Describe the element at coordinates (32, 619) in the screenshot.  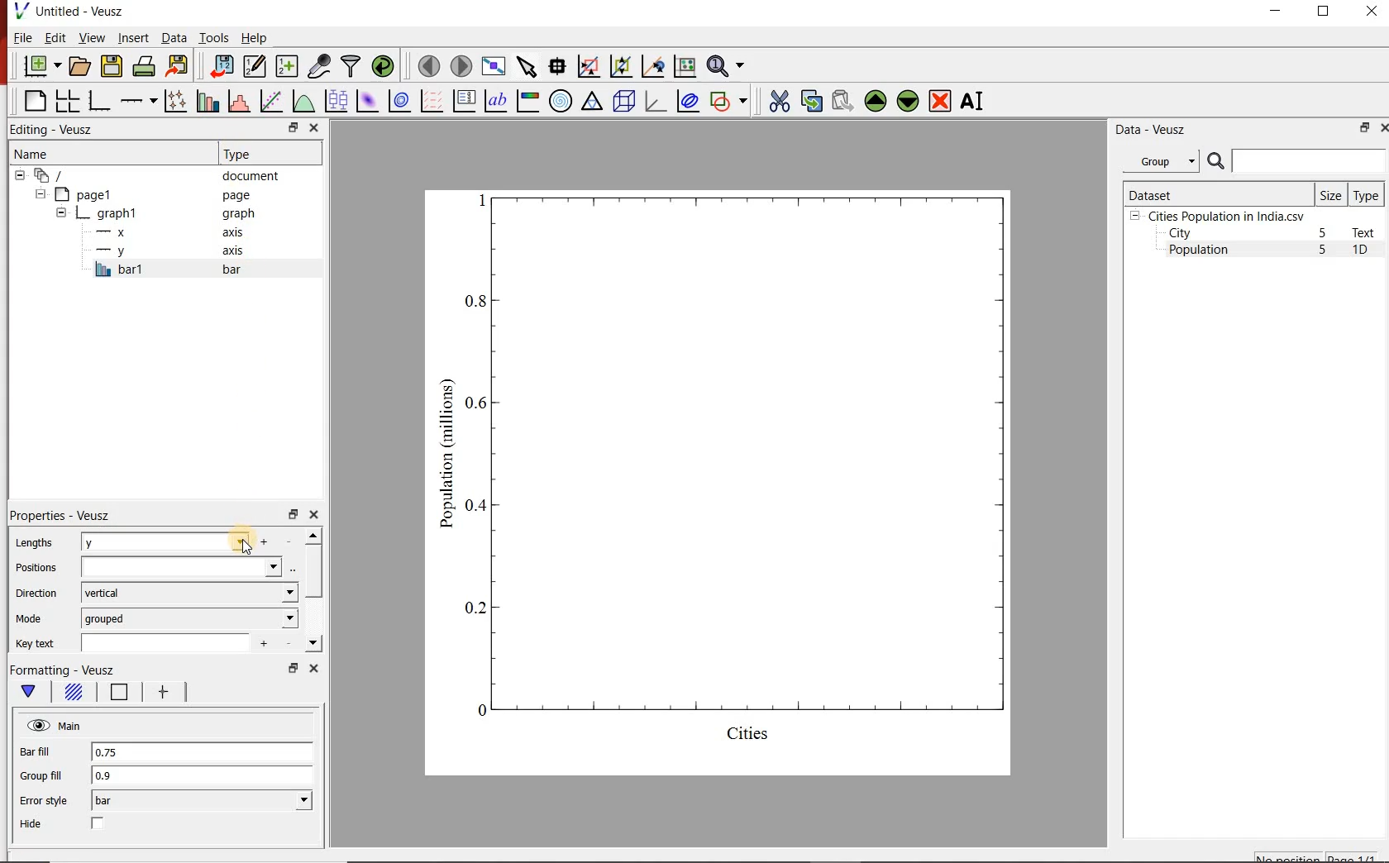
I see `Mode` at that location.